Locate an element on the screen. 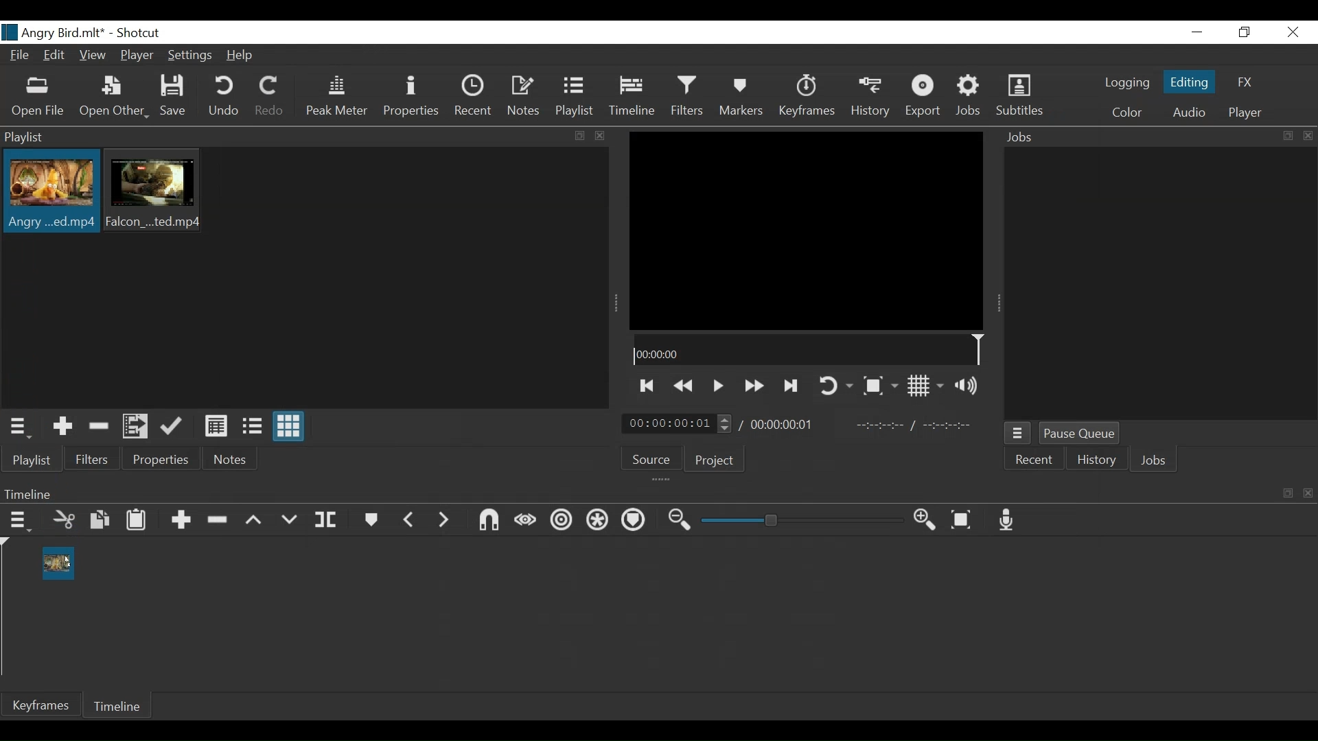  Timeline is located at coordinates (119, 708).